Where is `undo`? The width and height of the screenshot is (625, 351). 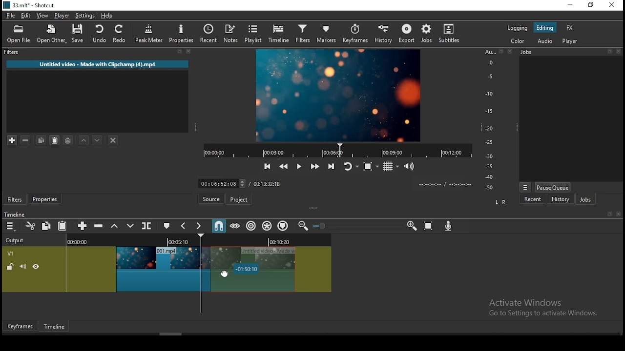
undo is located at coordinates (101, 34).